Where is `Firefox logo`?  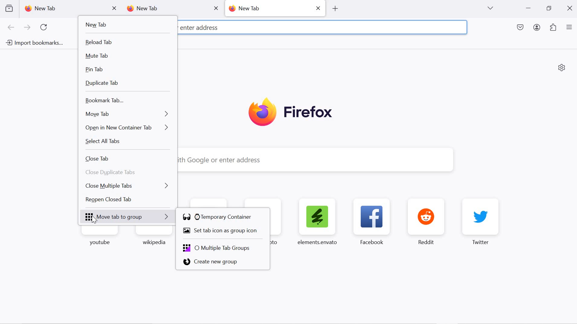
Firefox logo is located at coordinates (290, 113).